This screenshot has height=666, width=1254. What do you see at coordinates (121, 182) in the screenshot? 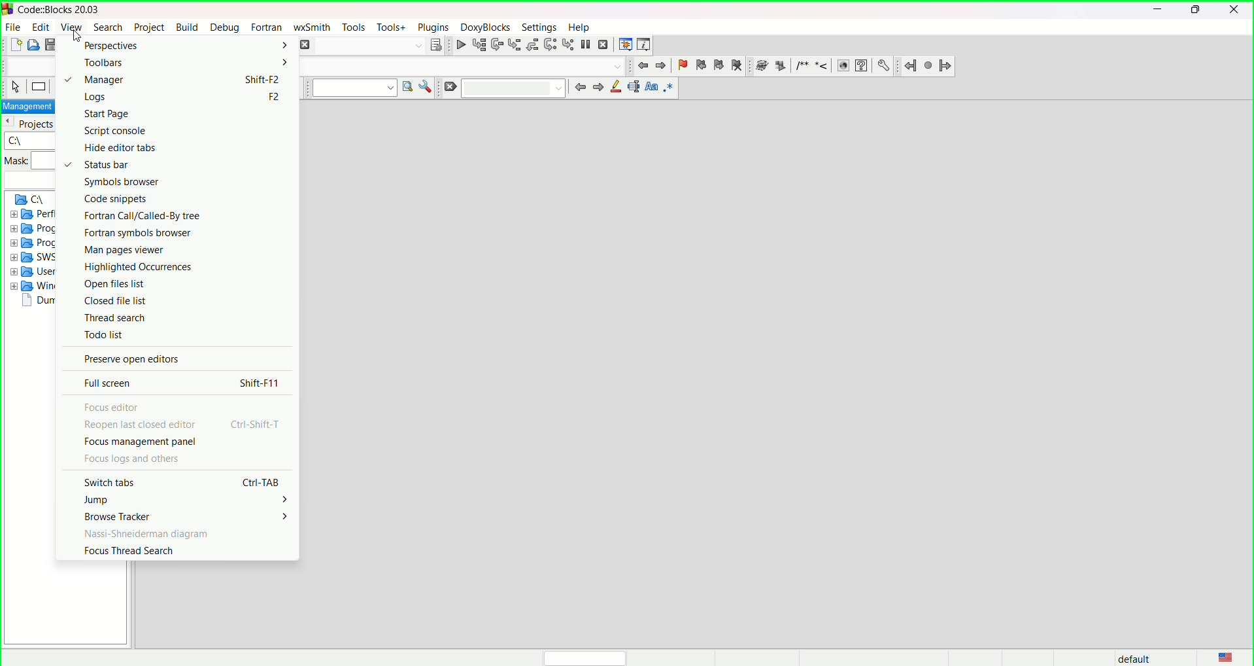
I see `symbols browser` at bounding box center [121, 182].